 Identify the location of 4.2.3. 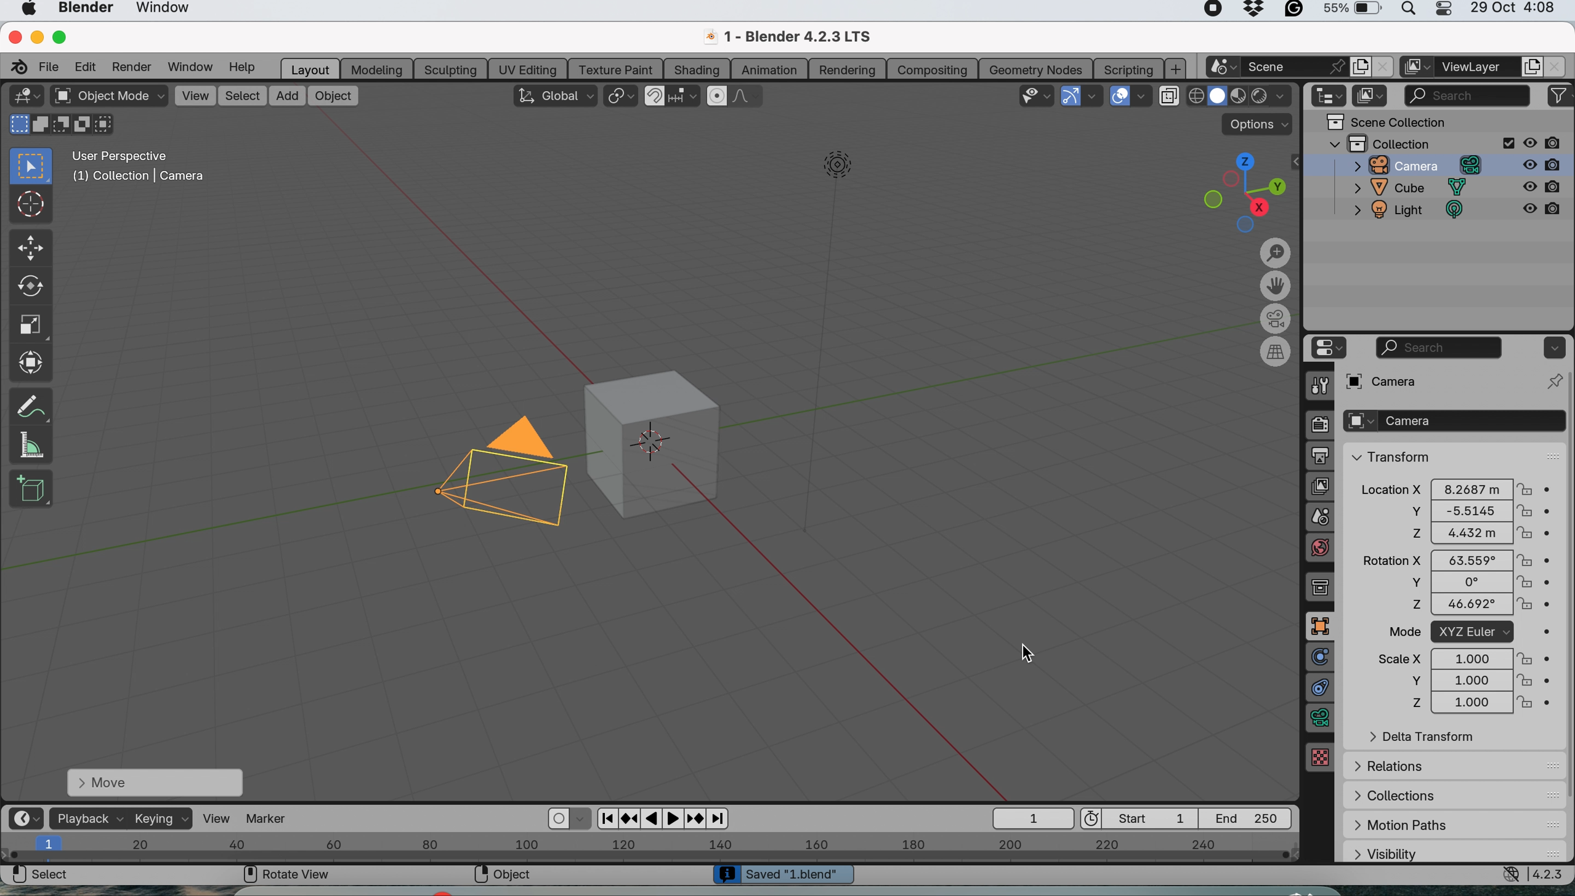
(1552, 873).